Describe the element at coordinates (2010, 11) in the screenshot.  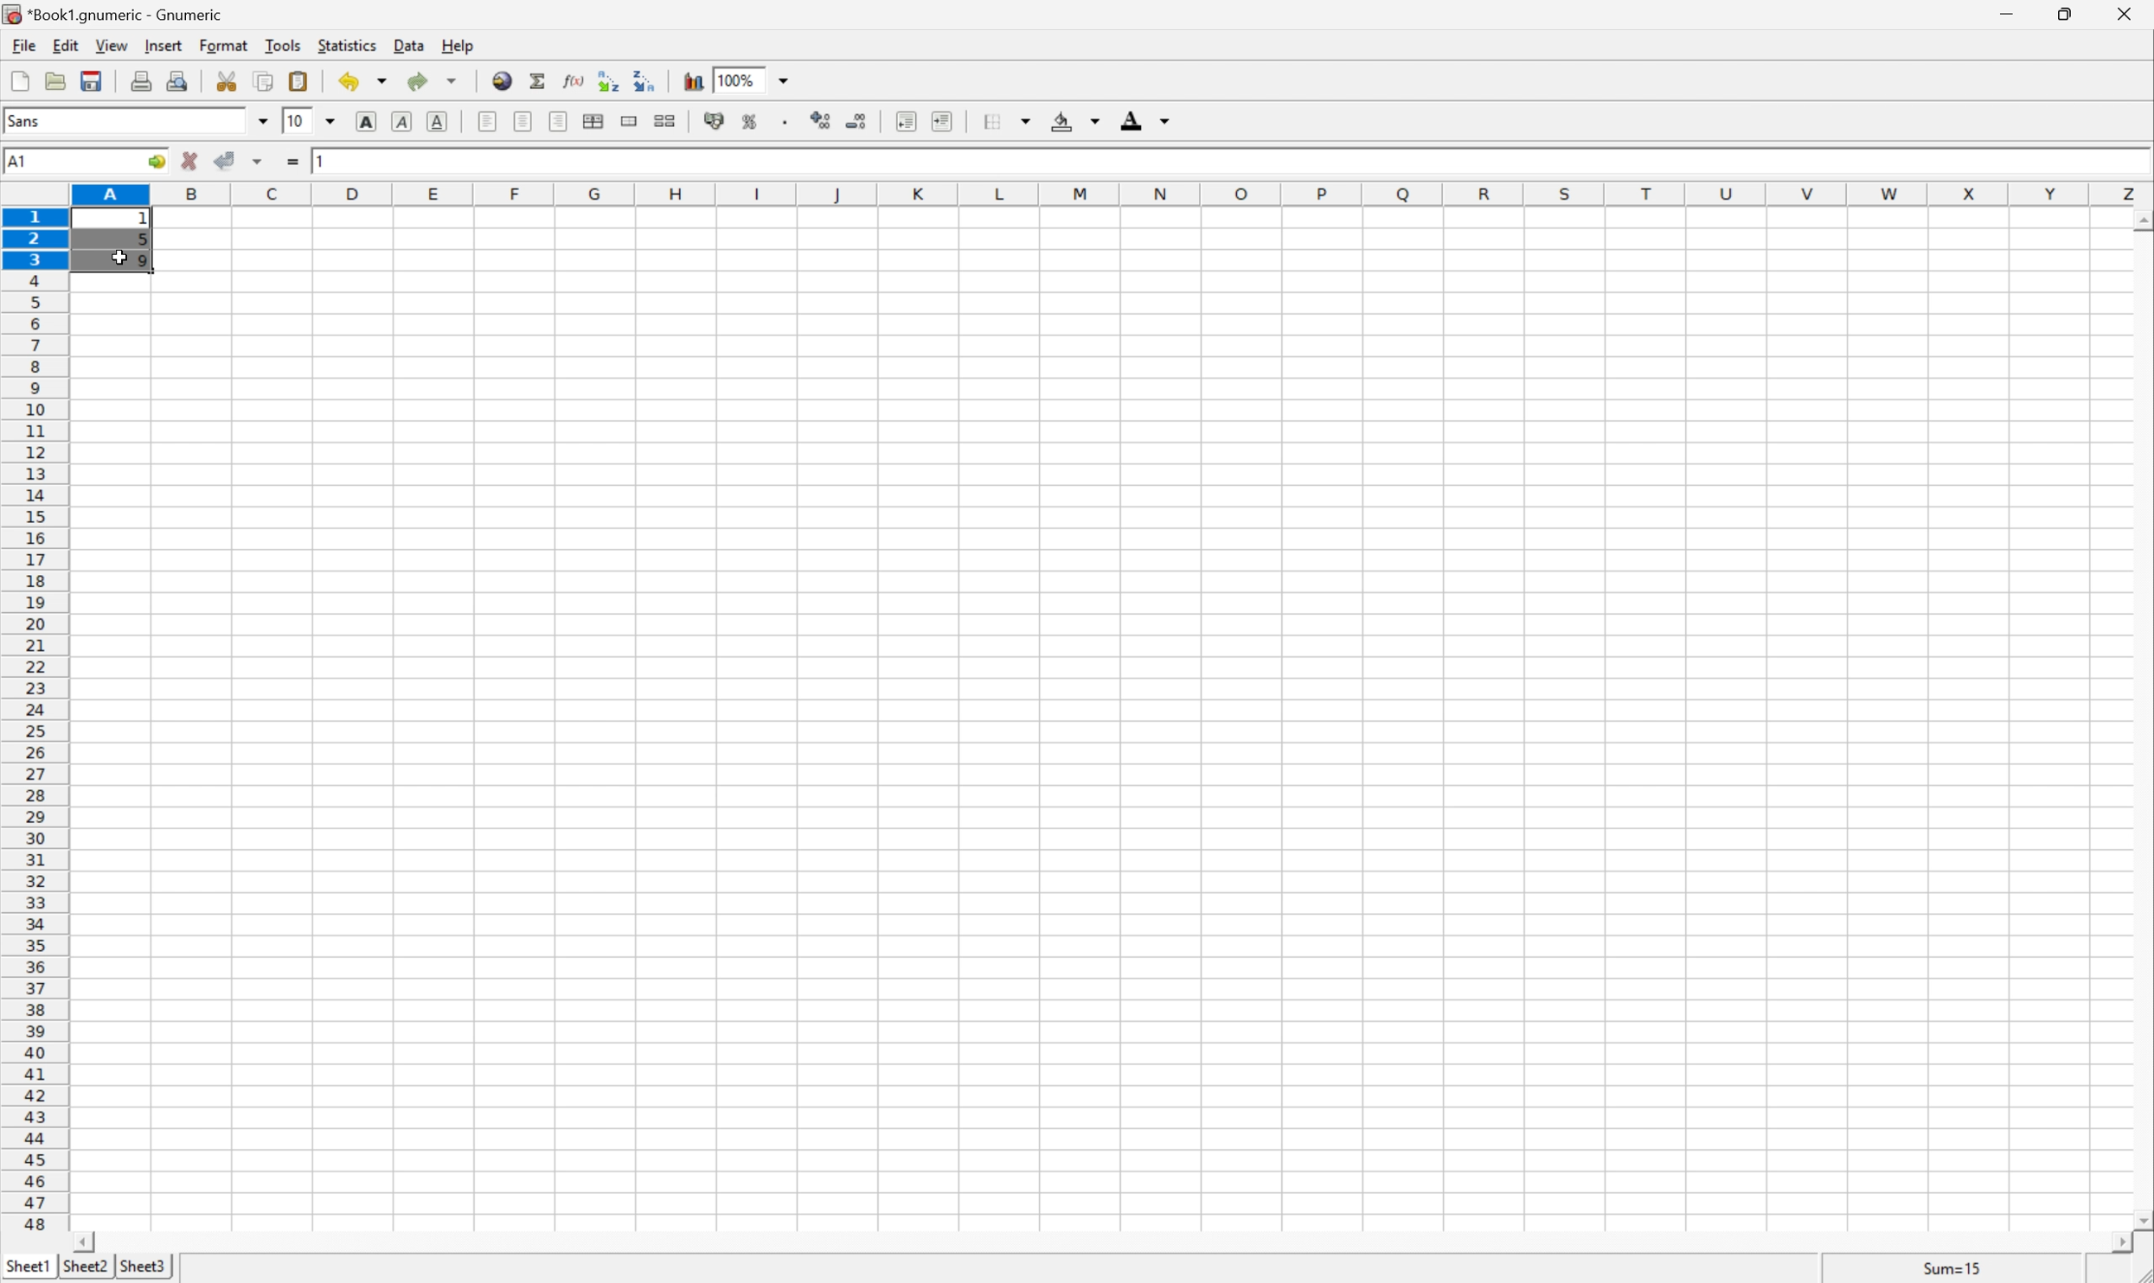
I see `minimize` at that location.